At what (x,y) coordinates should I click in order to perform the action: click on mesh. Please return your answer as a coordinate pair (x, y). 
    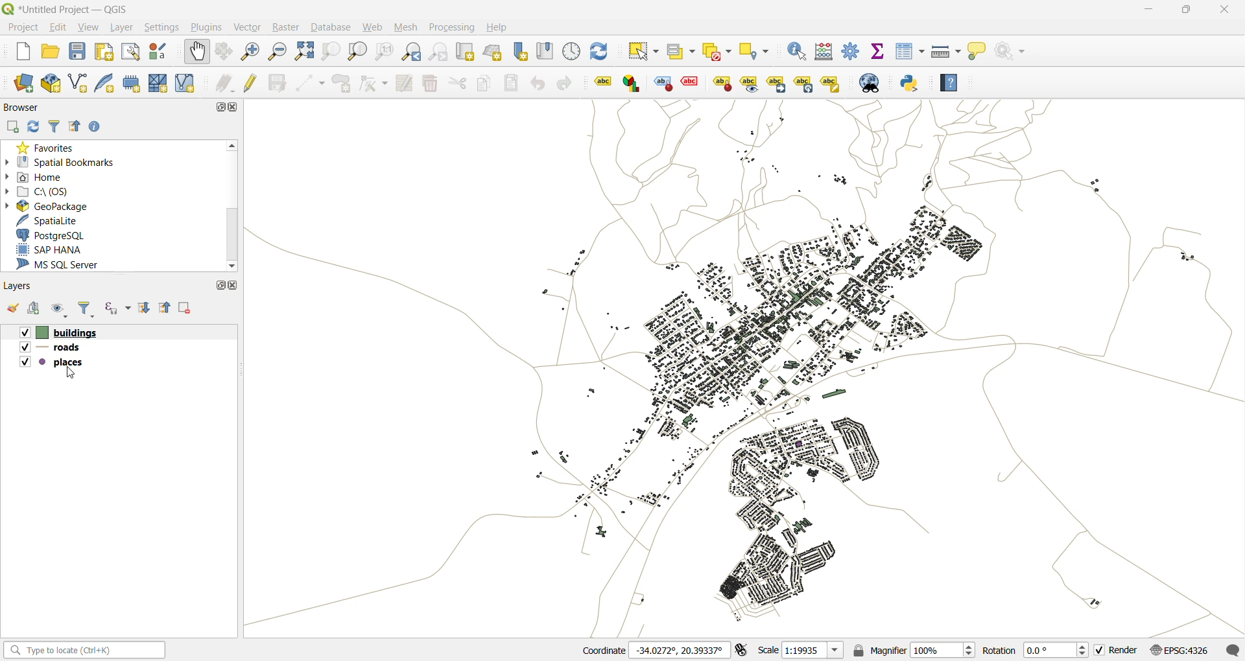
    Looking at the image, I should click on (407, 27).